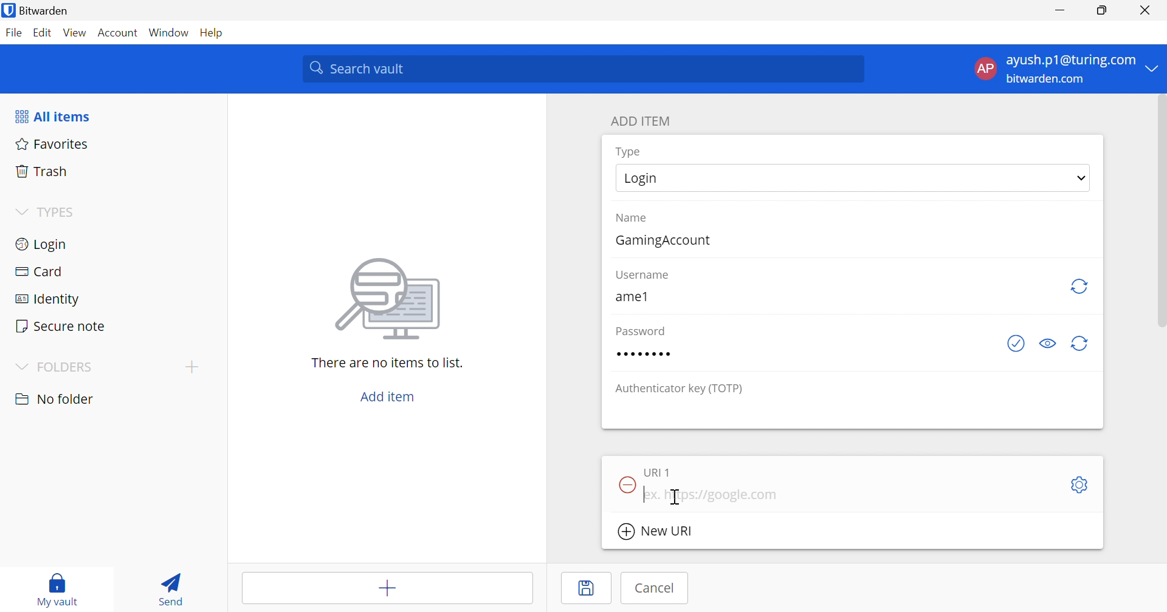  Describe the element at coordinates (44, 32) in the screenshot. I see `Edit` at that location.